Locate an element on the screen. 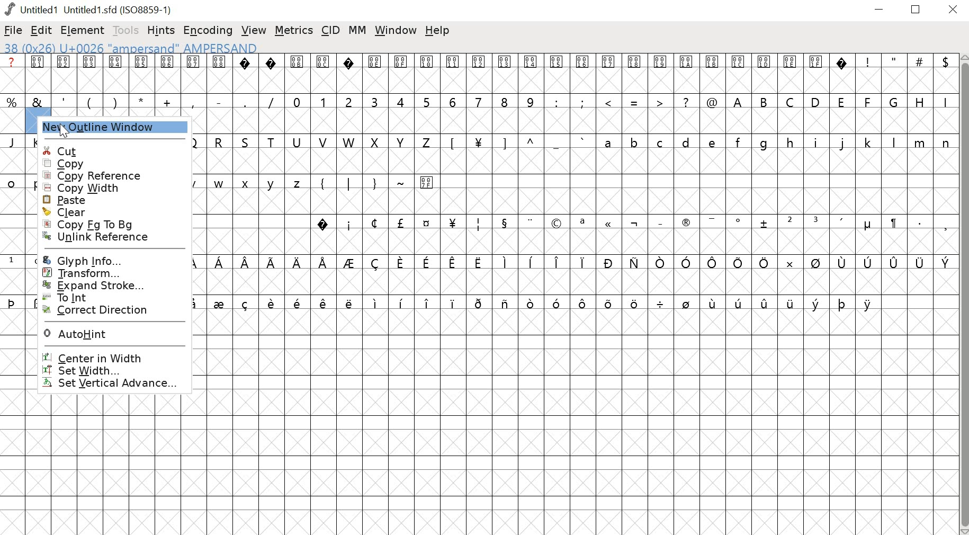  0010 is located at coordinates (428, 72).